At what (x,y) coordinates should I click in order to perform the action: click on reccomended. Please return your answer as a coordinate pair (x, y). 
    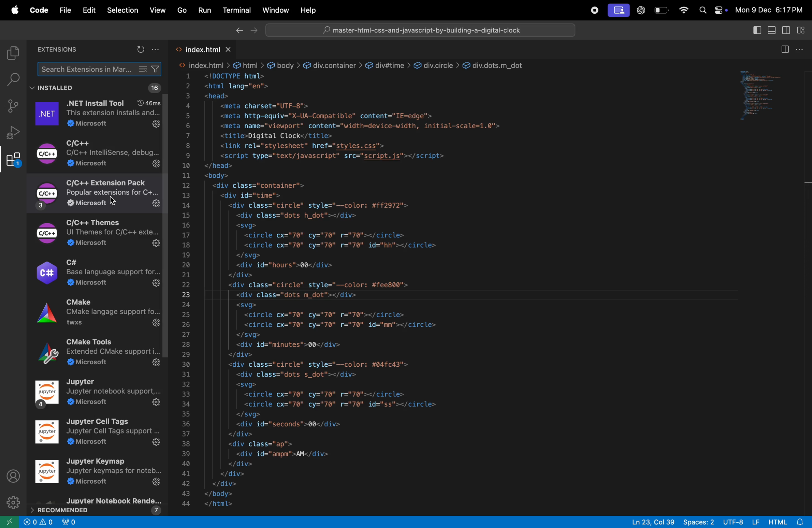
    Looking at the image, I should click on (97, 505).